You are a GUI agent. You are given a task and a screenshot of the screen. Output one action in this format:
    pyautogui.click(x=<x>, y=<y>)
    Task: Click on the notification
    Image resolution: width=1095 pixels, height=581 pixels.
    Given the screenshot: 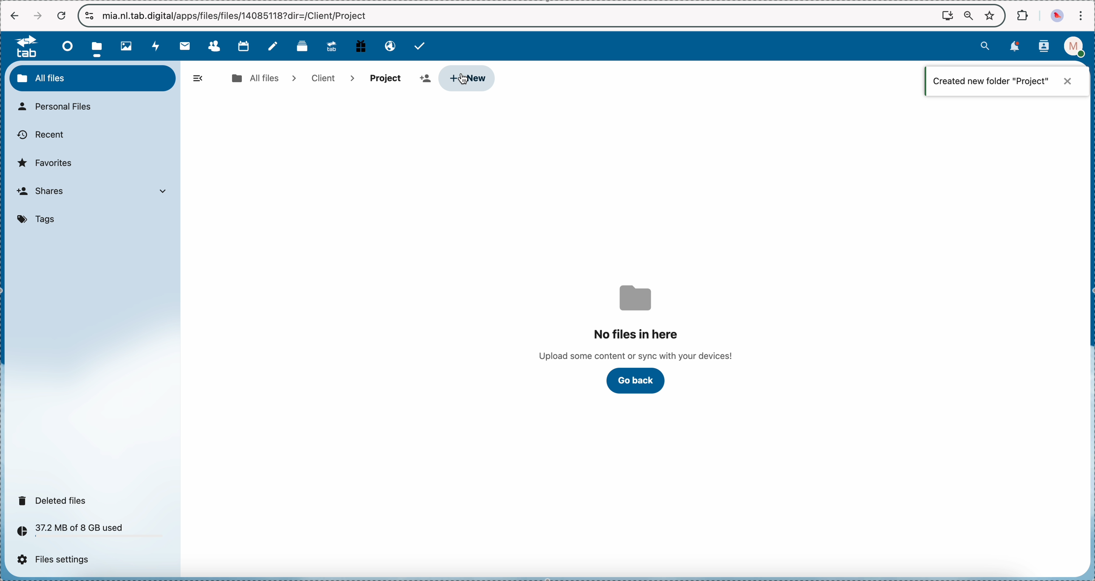 What is the action you would take?
    pyautogui.click(x=1006, y=81)
    